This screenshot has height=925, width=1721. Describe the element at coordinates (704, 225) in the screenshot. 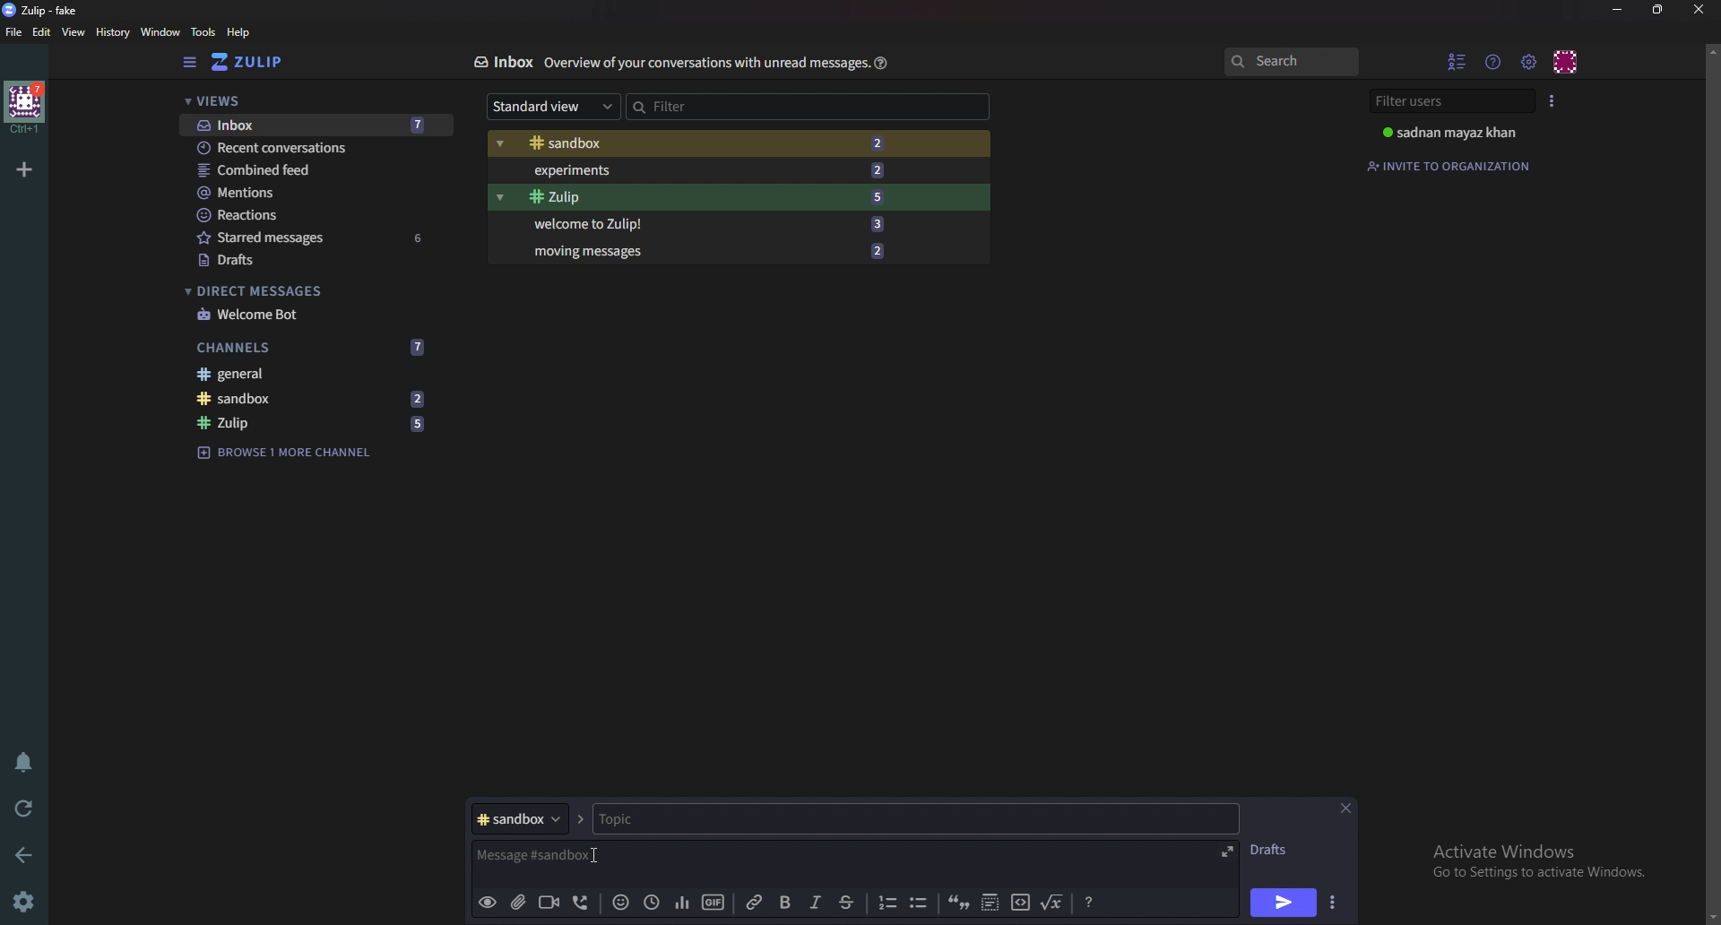

I see `Welcome to Zulip` at that location.